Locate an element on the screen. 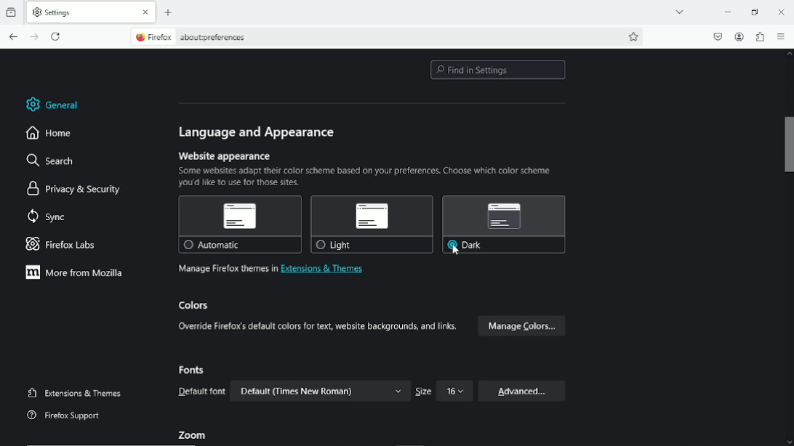  language and appeareance is located at coordinates (259, 132).